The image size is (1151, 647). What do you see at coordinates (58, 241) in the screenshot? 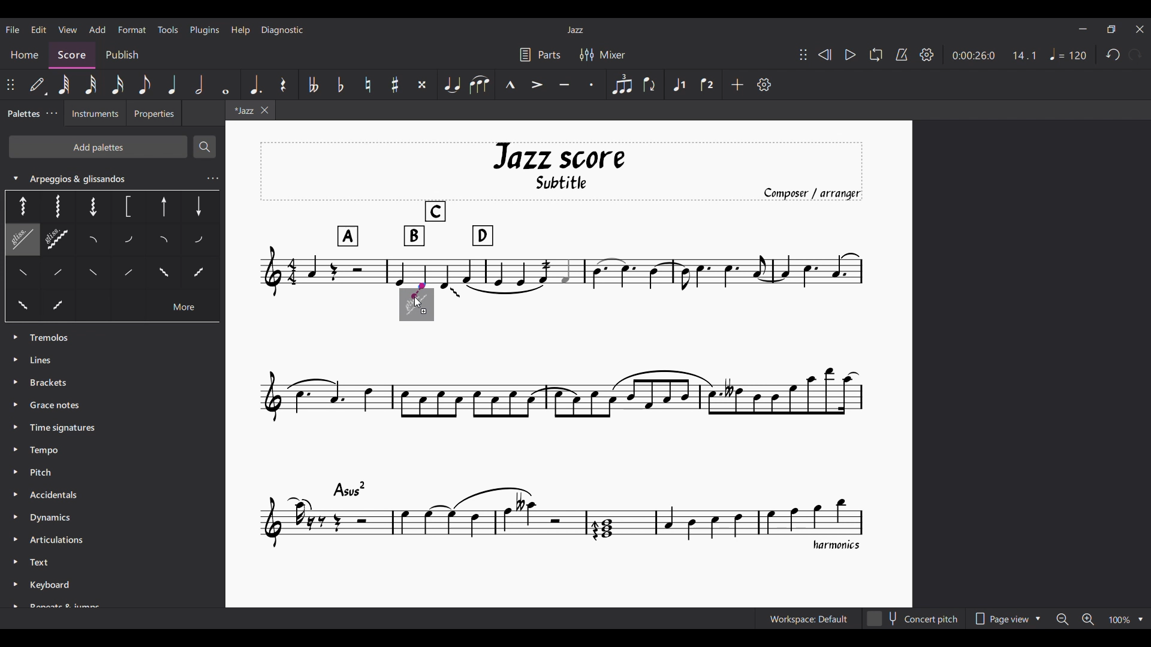
I see `Palate 8` at bounding box center [58, 241].